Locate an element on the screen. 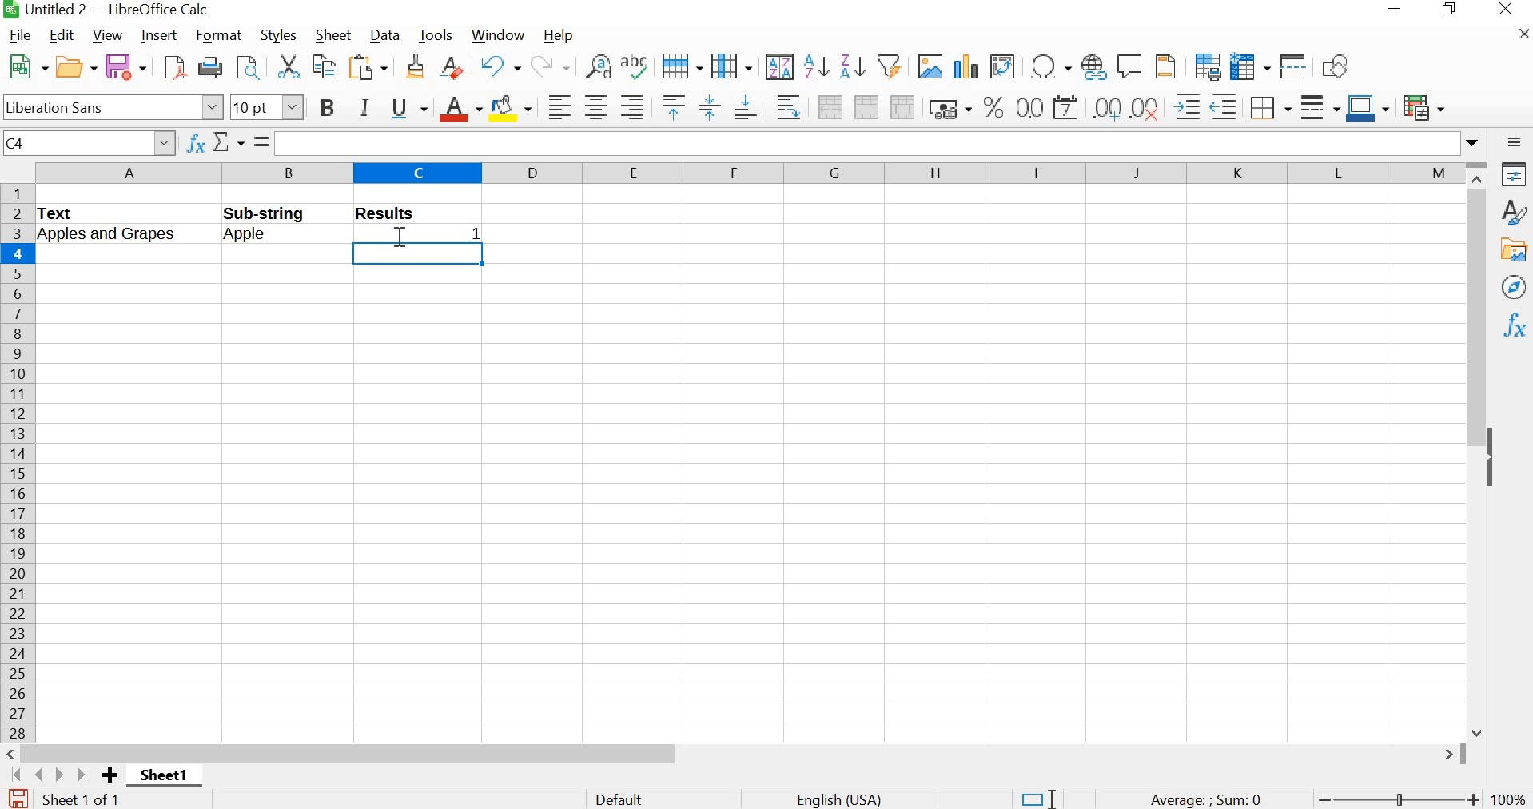  column is located at coordinates (731, 66).